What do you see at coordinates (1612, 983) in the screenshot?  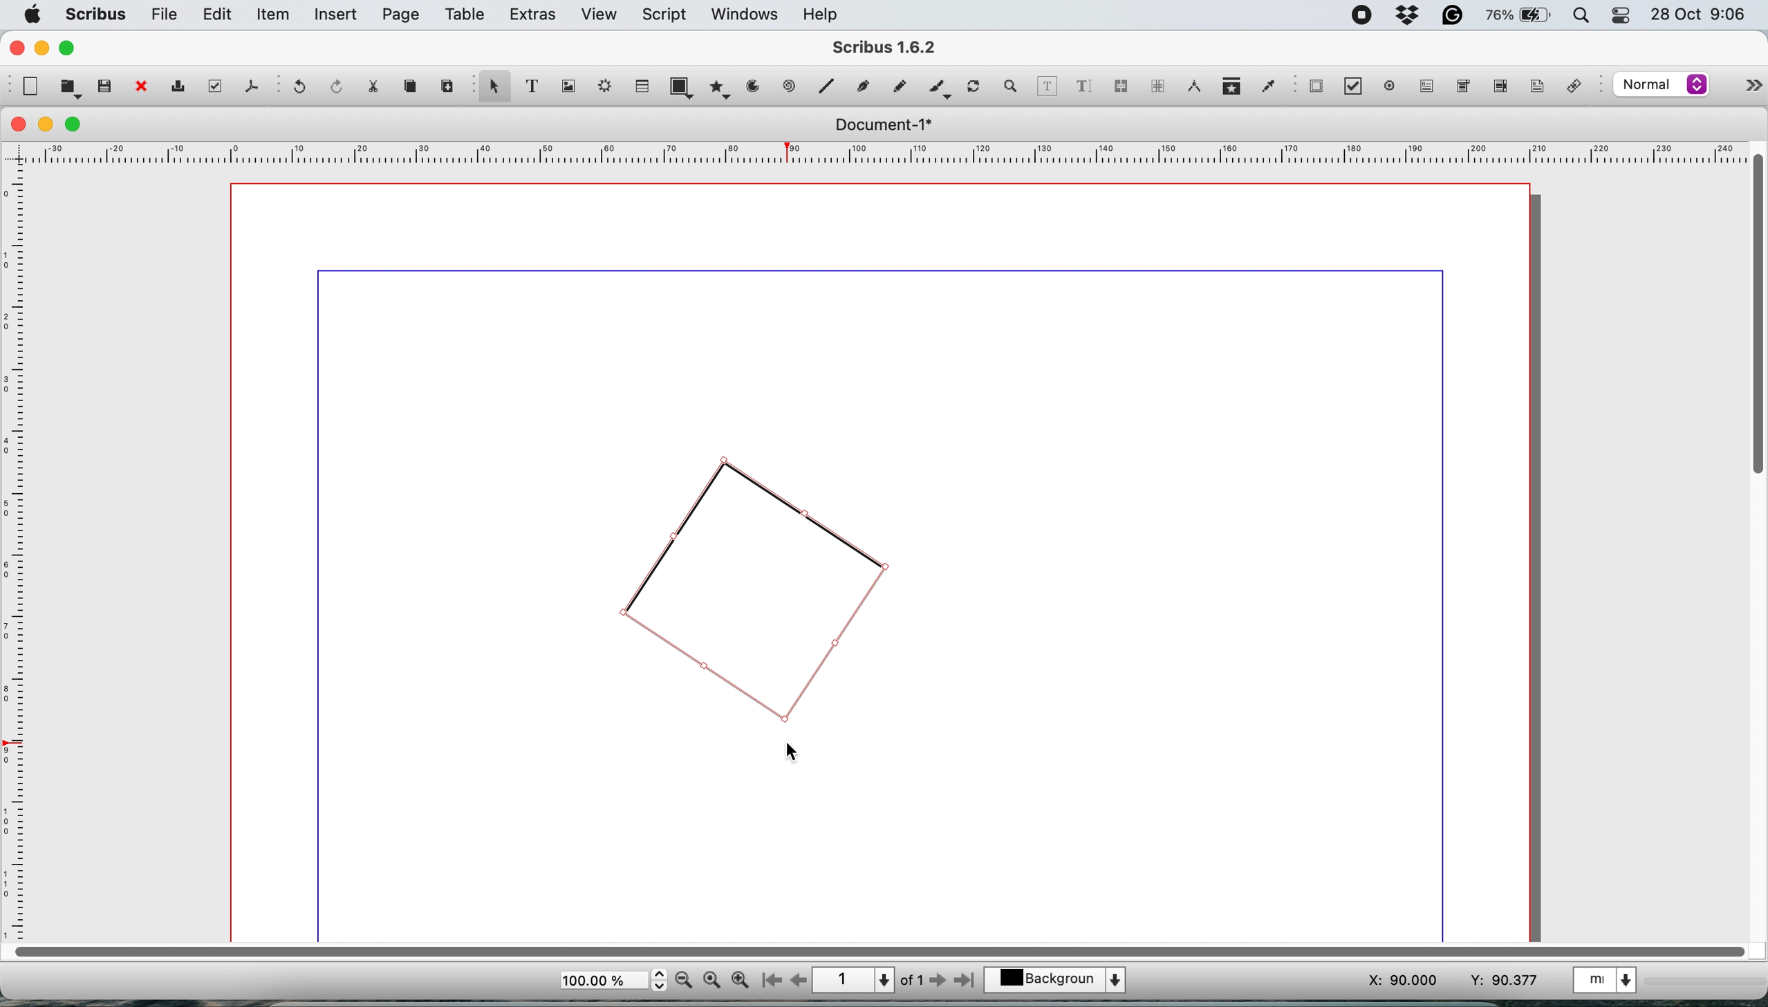 I see `select the current unit` at bounding box center [1612, 983].